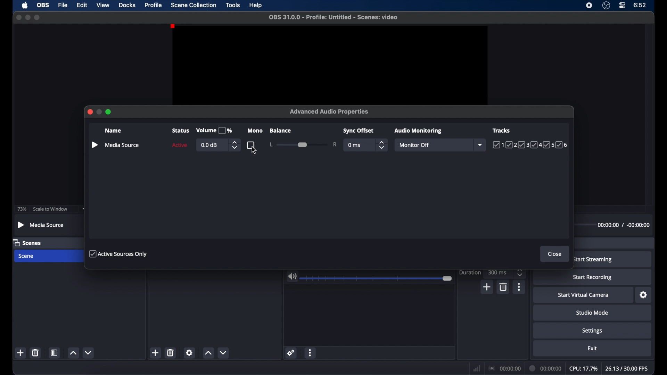 This screenshot has height=375, width=667. Describe the element at coordinates (359, 131) in the screenshot. I see `sync offset` at that location.